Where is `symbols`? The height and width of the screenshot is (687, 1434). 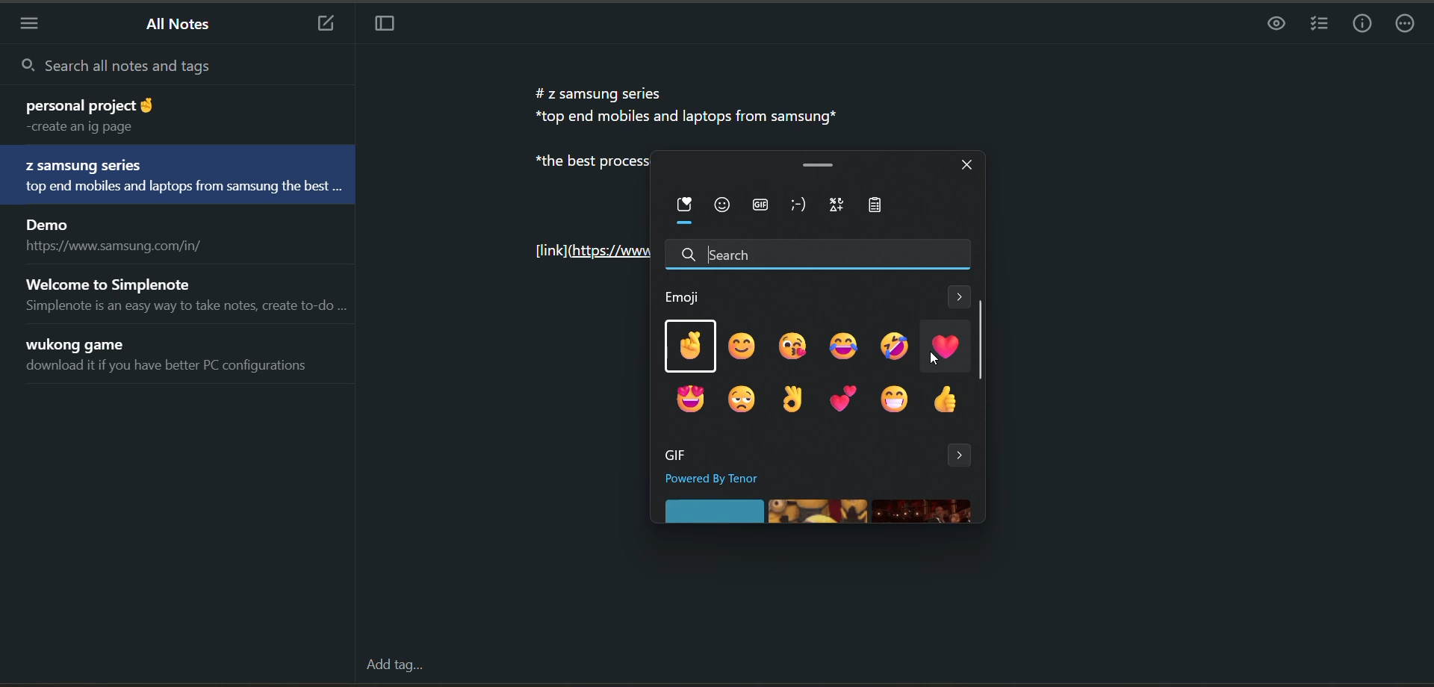 symbols is located at coordinates (839, 205).